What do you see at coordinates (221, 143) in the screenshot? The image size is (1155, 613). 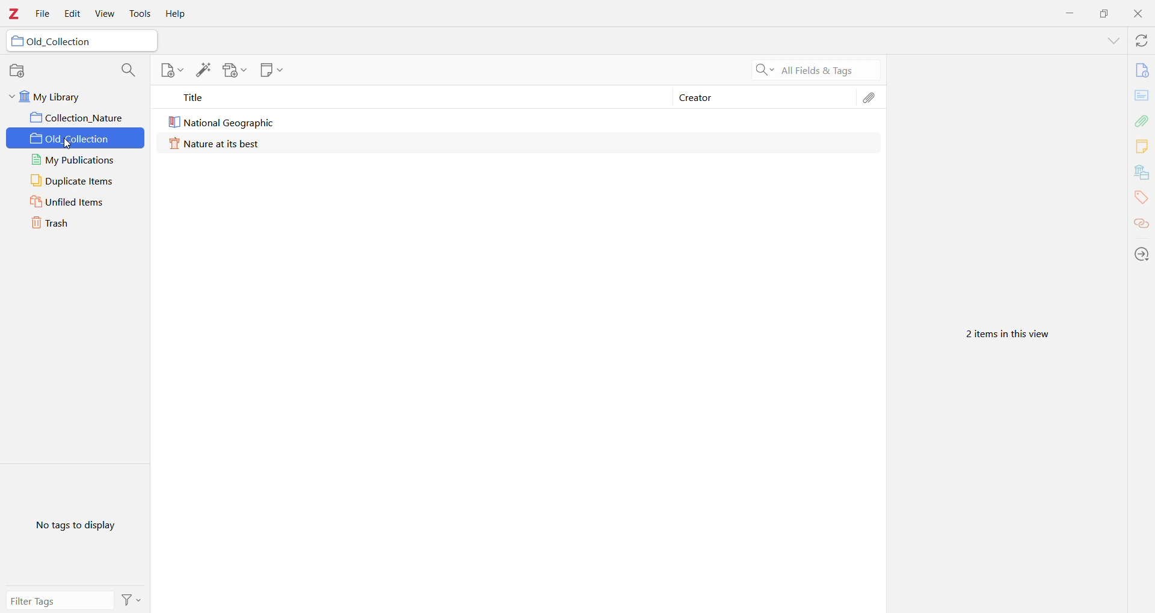 I see `Nature at its best` at bounding box center [221, 143].